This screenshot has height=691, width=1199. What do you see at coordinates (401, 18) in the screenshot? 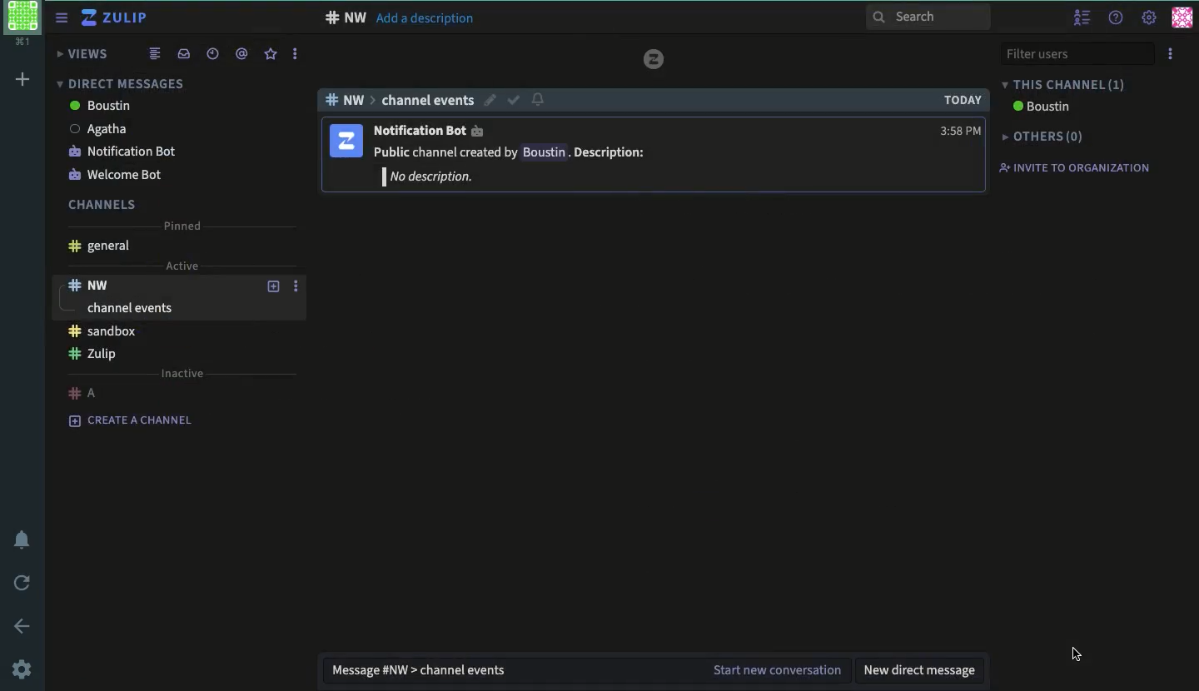
I see `# NW Add a description` at bounding box center [401, 18].